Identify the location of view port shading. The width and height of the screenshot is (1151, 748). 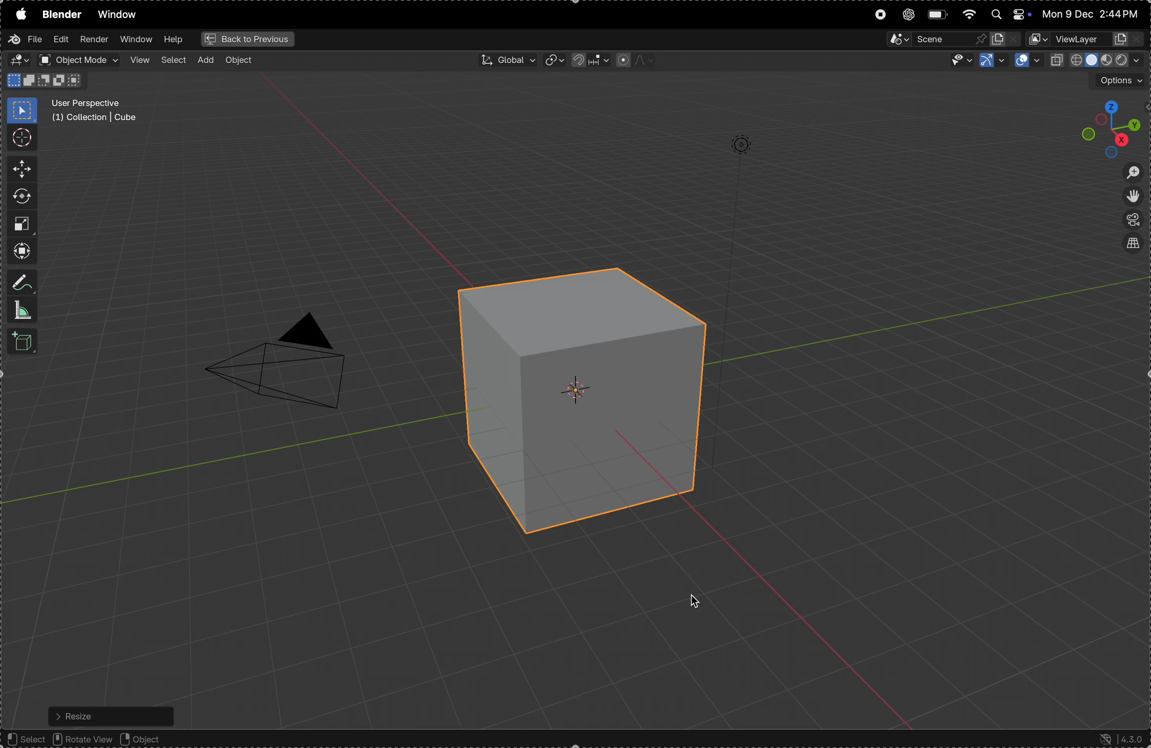
(1096, 60).